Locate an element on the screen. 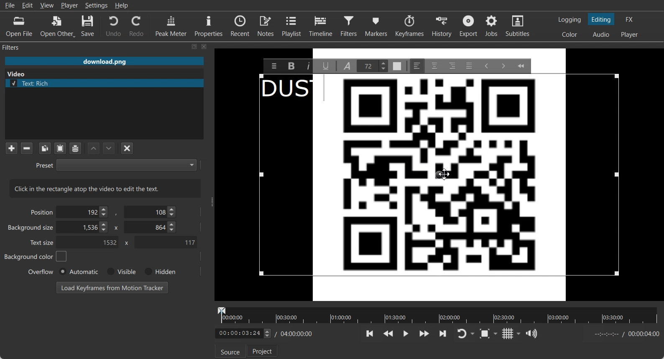  File is located at coordinates (104, 62).